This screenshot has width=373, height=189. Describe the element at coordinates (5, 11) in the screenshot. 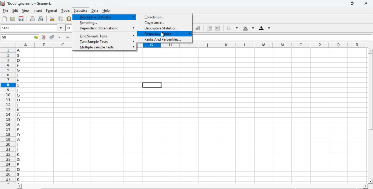

I see `file` at that location.